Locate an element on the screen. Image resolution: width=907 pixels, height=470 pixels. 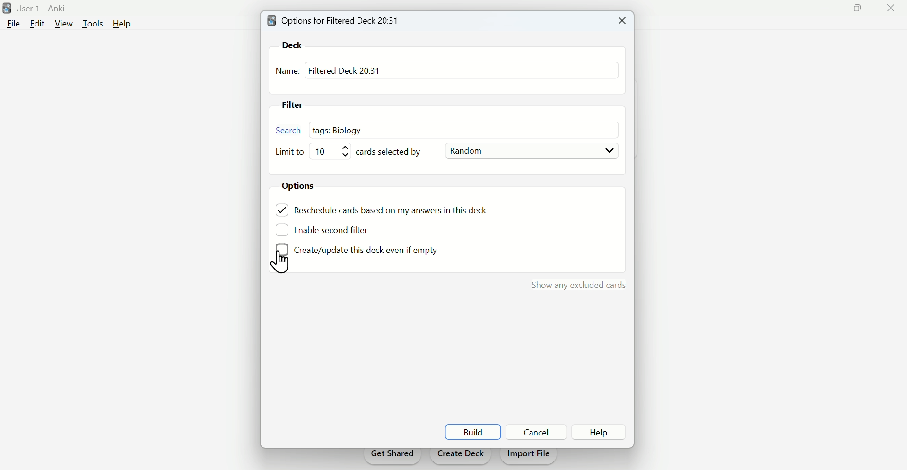
cursor is located at coordinates (284, 262).